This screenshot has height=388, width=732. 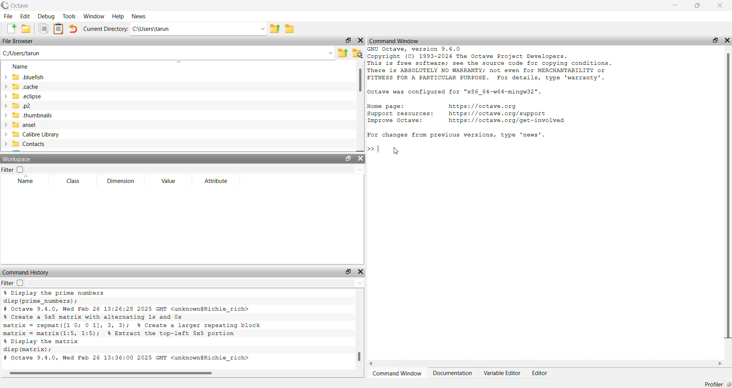 What do you see at coordinates (343, 52) in the screenshot?
I see `one directory up` at bounding box center [343, 52].